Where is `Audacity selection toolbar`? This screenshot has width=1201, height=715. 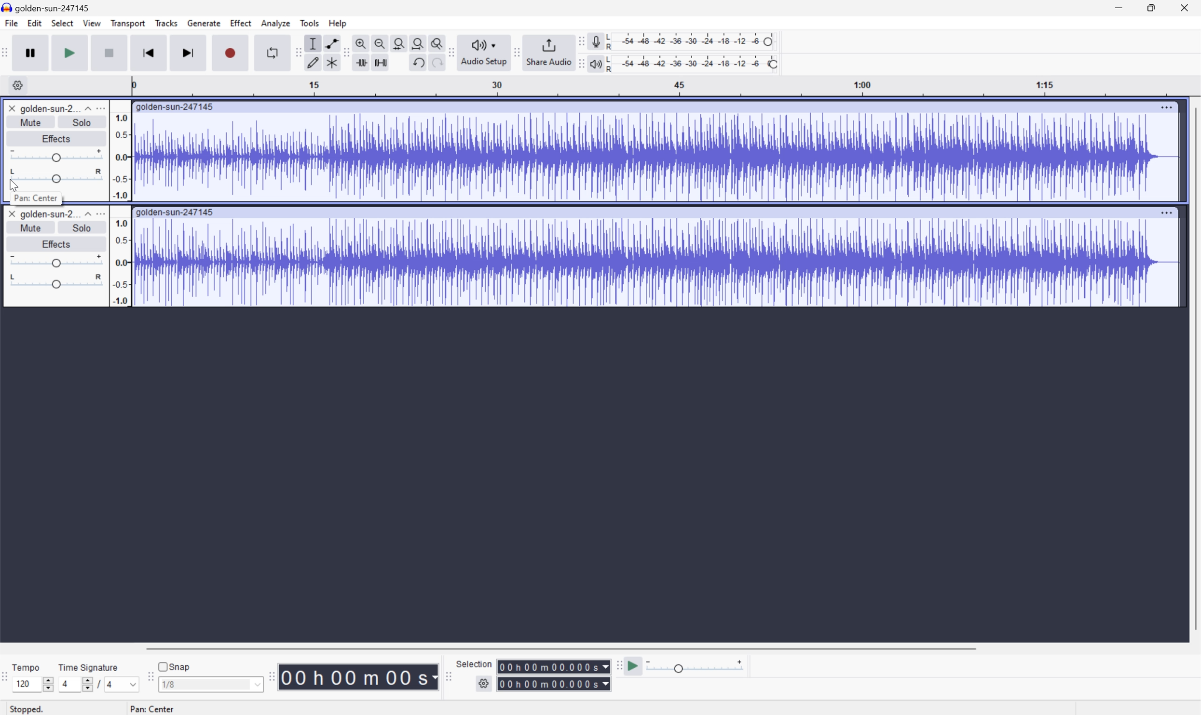 Audacity selection toolbar is located at coordinates (445, 674).